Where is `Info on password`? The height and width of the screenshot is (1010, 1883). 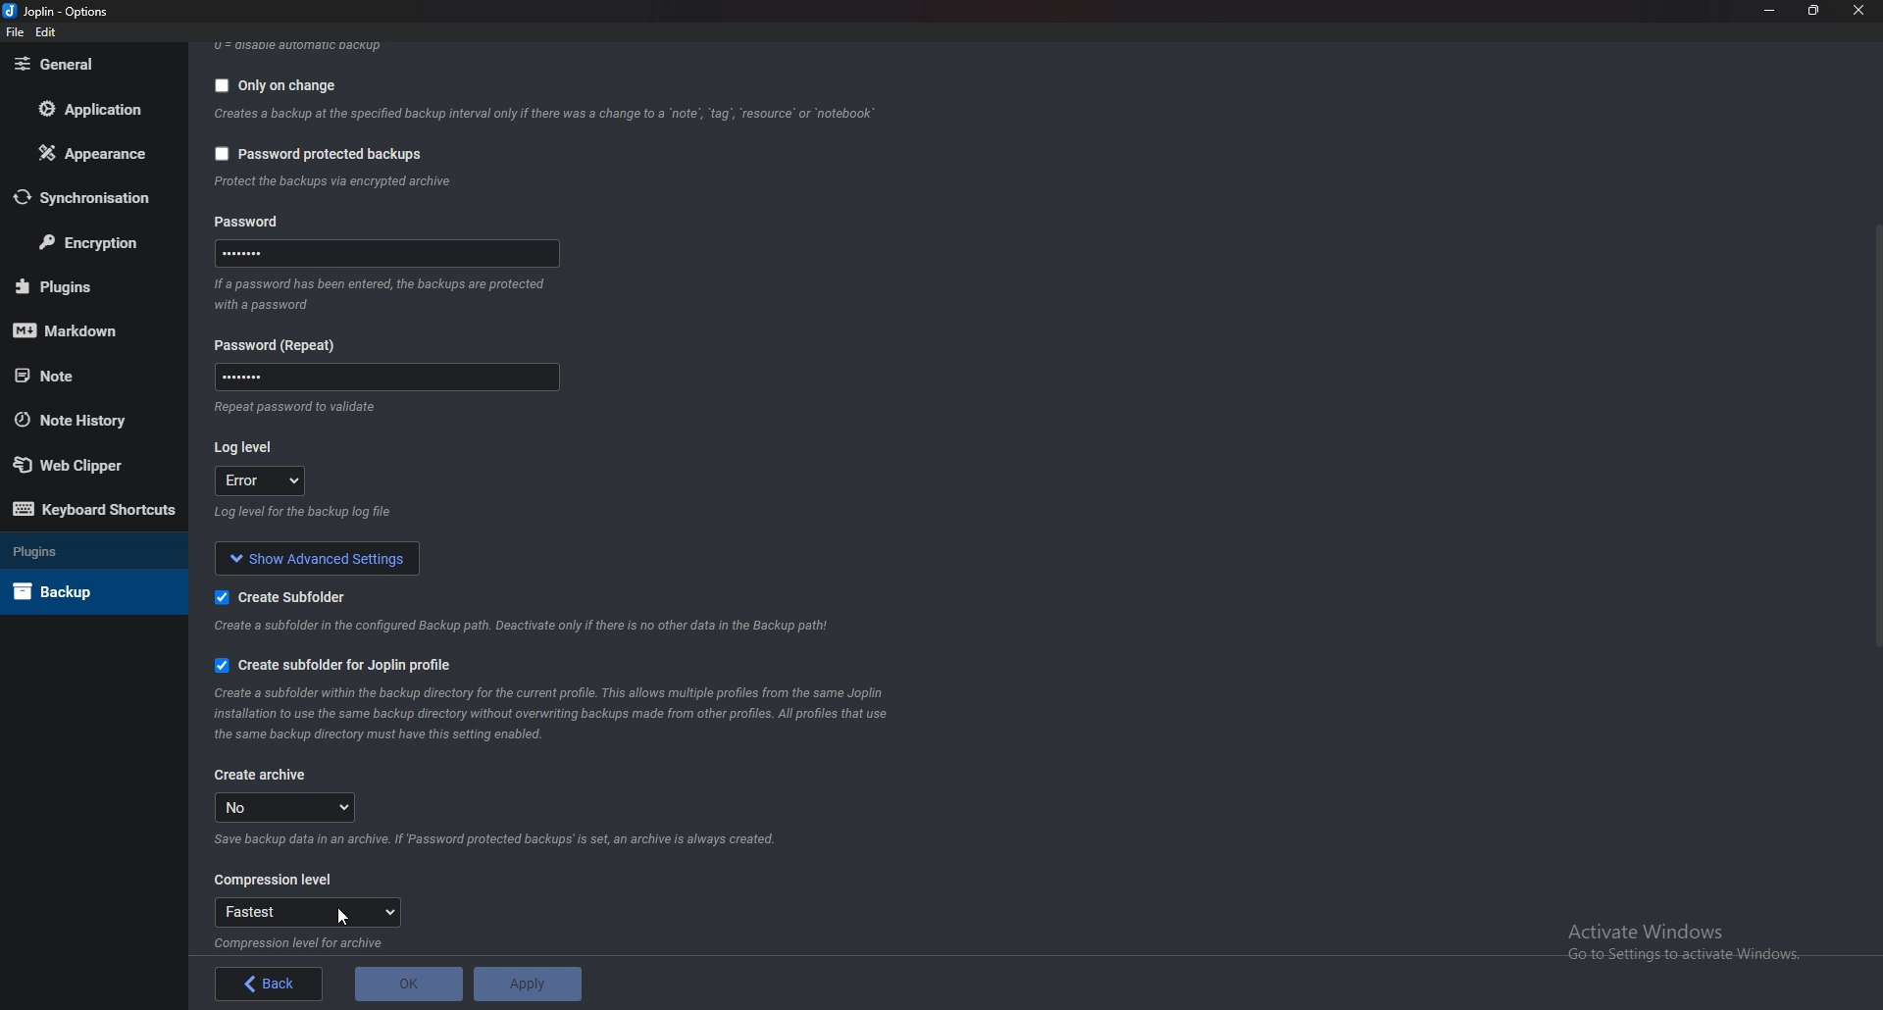
Info on password is located at coordinates (382, 297).